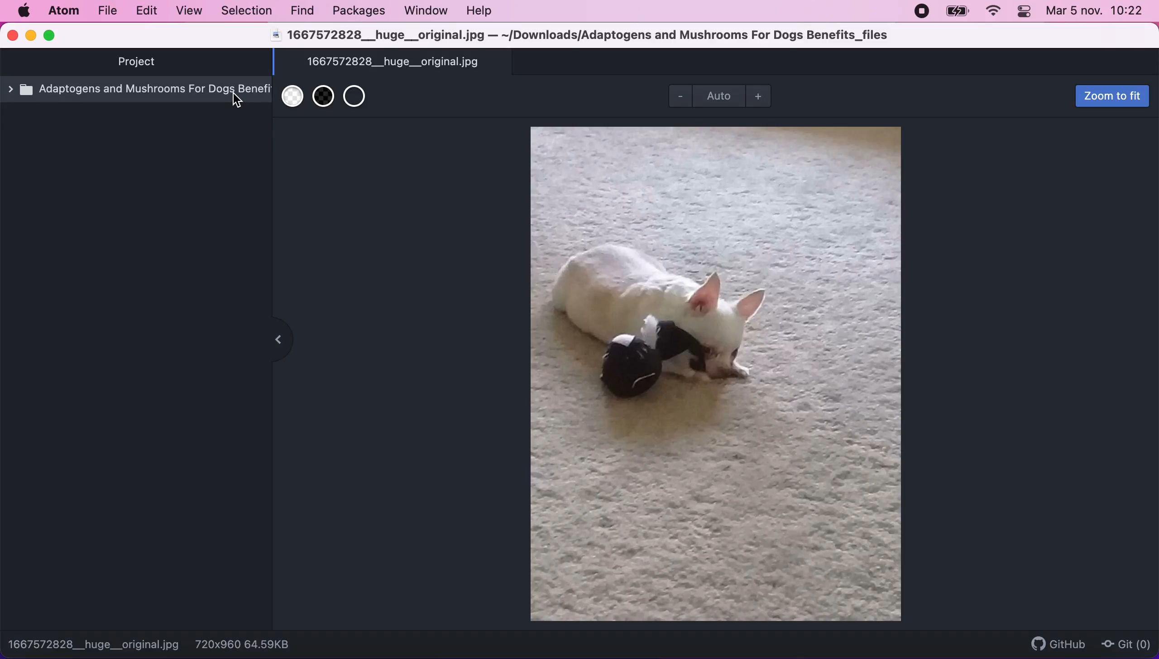 Image resolution: width=1159 pixels, height=659 pixels. I want to click on edit, so click(146, 11).